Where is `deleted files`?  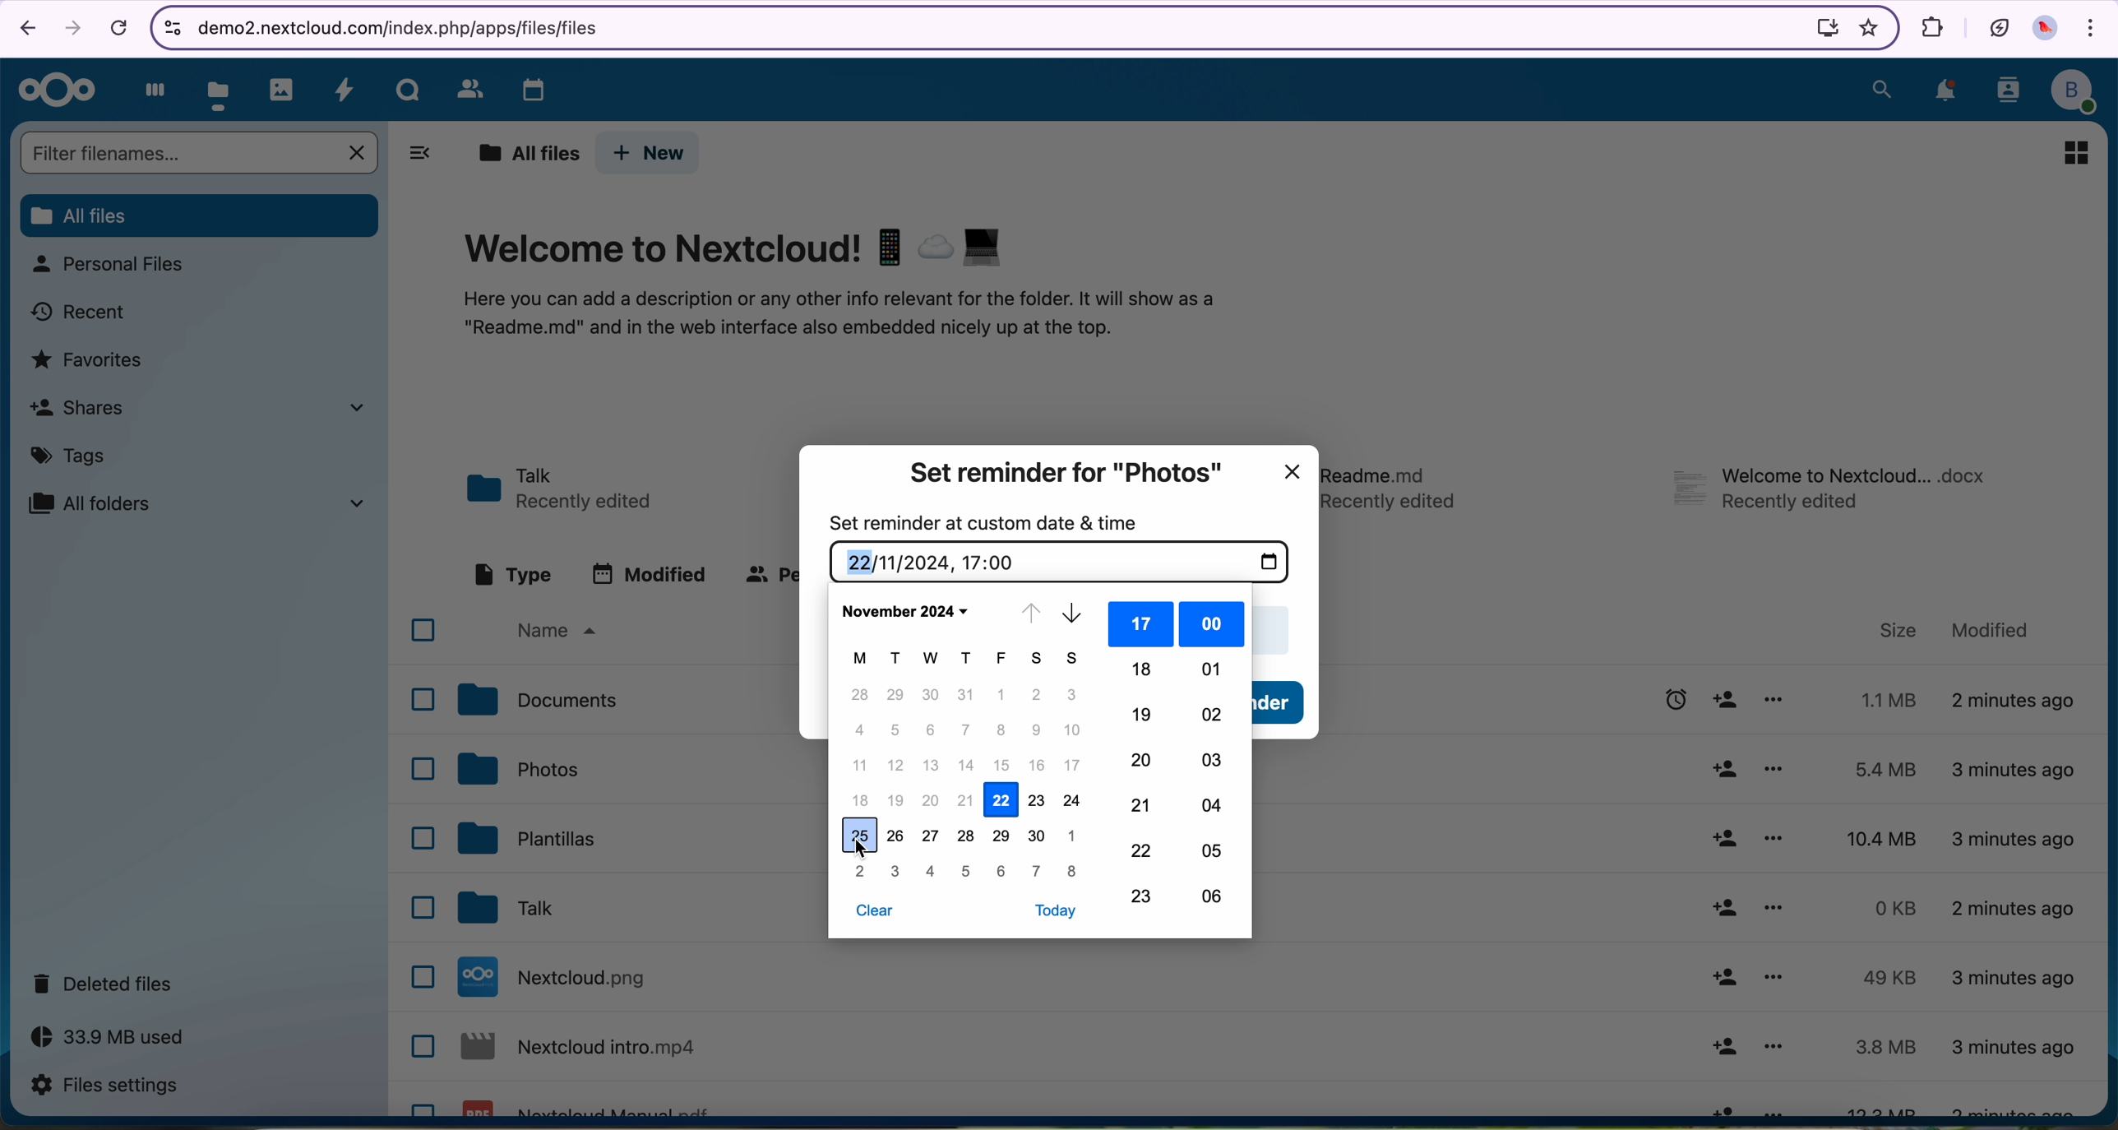
deleted files is located at coordinates (107, 984).